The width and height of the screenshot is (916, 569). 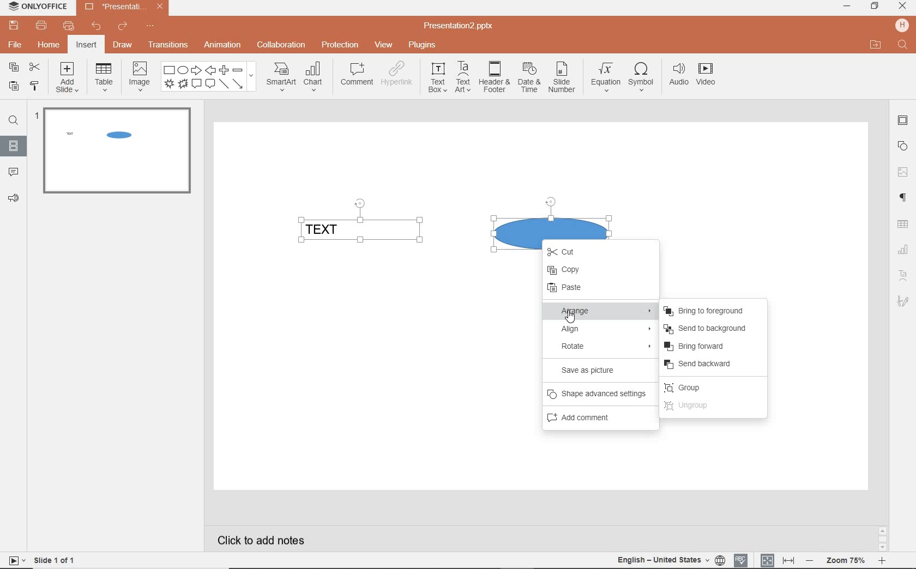 What do you see at coordinates (14, 67) in the screenshot?
I see `copy` at bounding box center [14, 67].